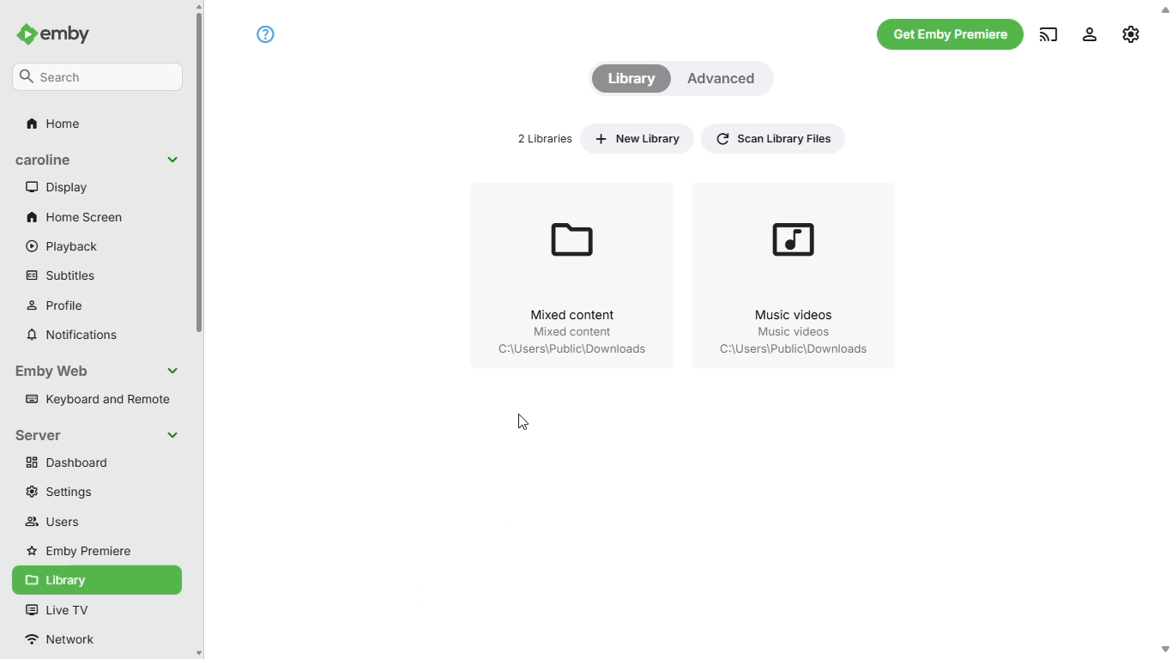  What do you see at coordinates (172, 371) in the screenshot?
I see `toggle collapse` at bounding box center [172, 371].